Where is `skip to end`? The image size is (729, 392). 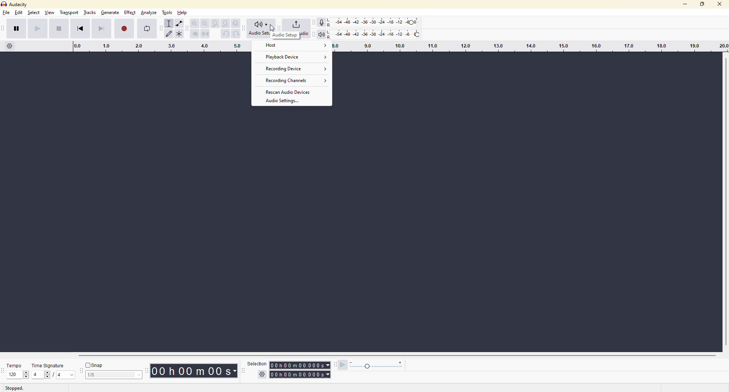
skip to end is located at coordinates (98, 28).